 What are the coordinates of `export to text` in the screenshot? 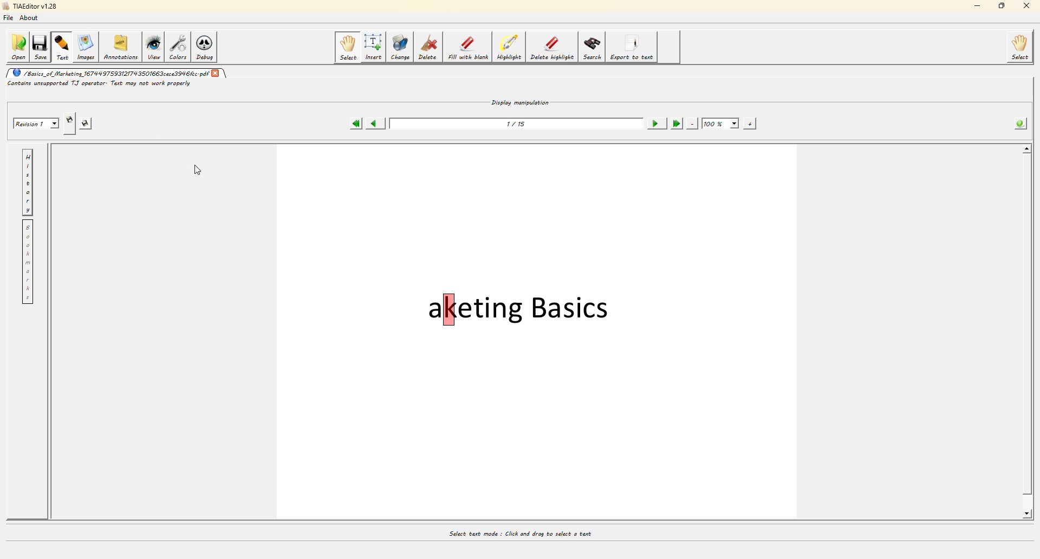 It's located at (632, 48).